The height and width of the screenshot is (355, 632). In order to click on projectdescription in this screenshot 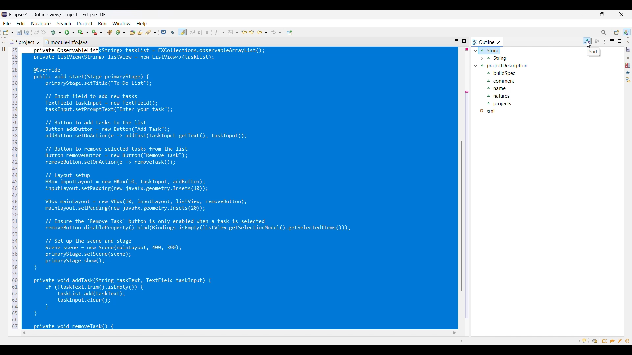, I will do `click(509, 67)`.